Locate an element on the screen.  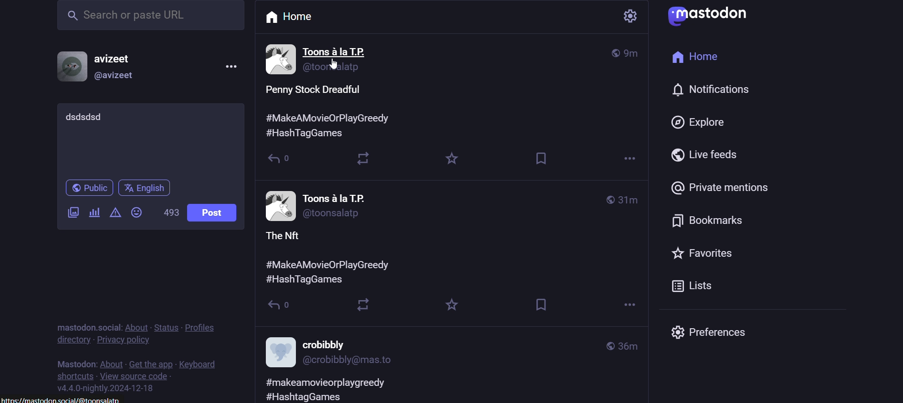
 is located at coordinates (334, 52).